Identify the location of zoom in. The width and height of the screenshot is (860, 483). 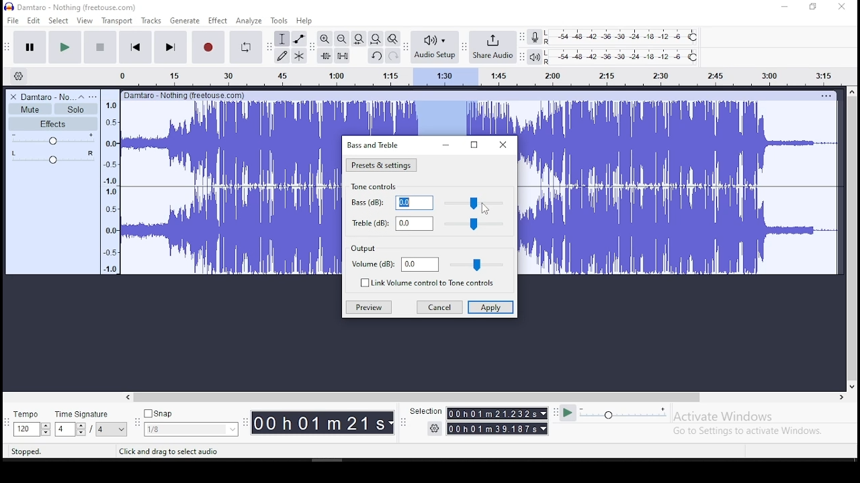
(325, 38).